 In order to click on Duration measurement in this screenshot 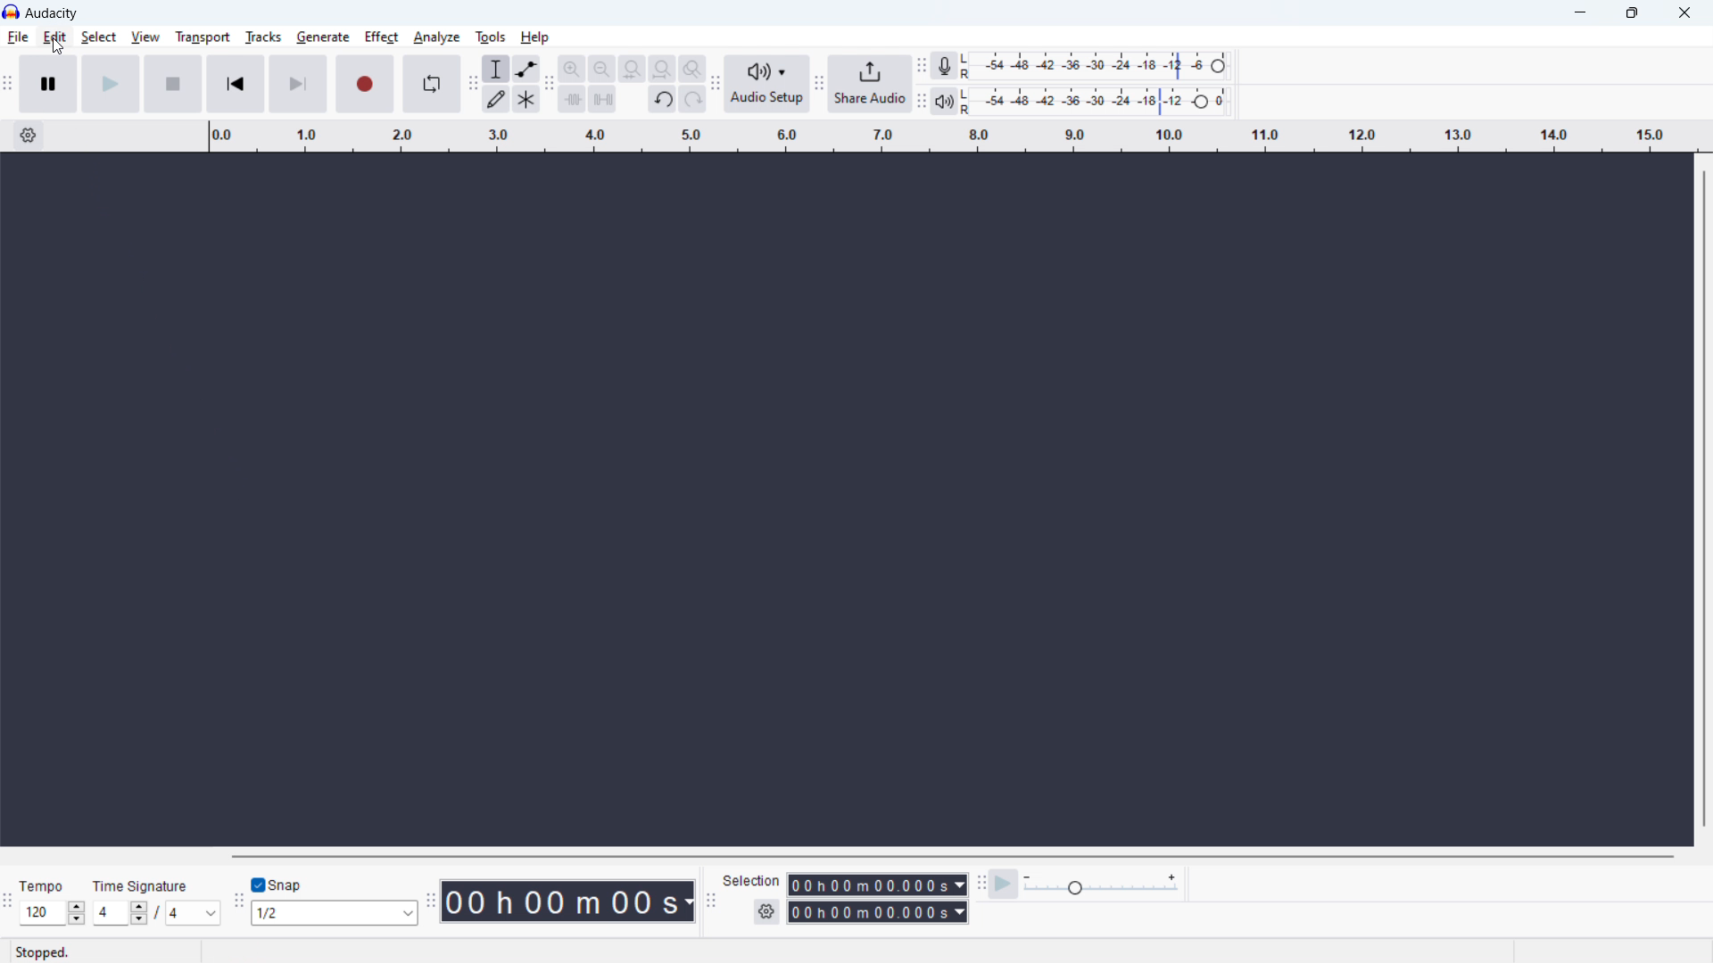, I will do `click(959, 912)`.